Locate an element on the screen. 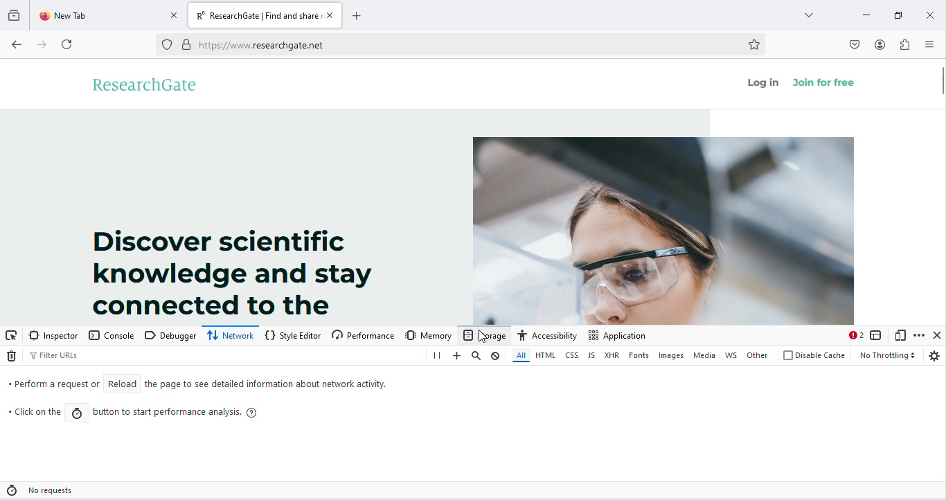  add is located at coordinates (356, 17).